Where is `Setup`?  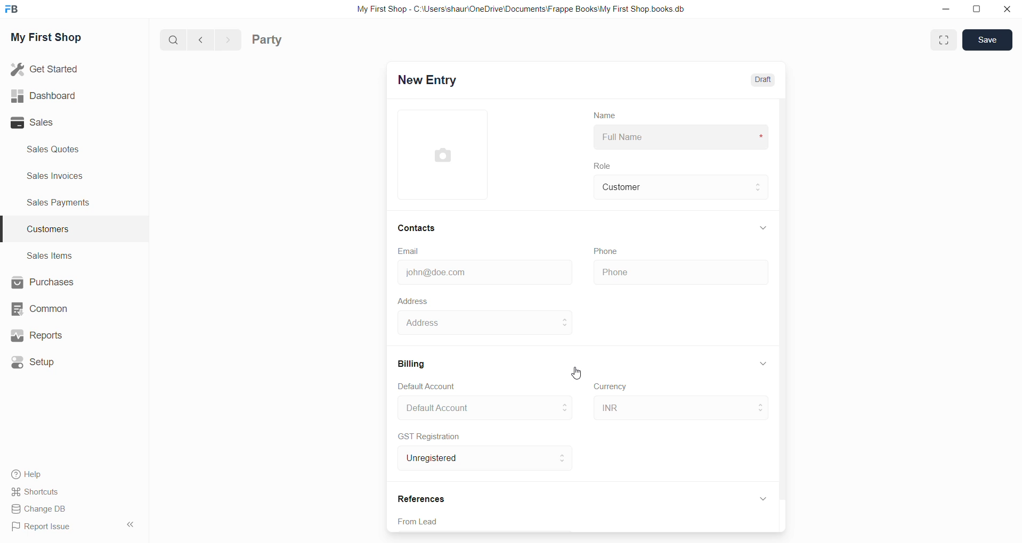 Setup is located at coordinates (36, 361).